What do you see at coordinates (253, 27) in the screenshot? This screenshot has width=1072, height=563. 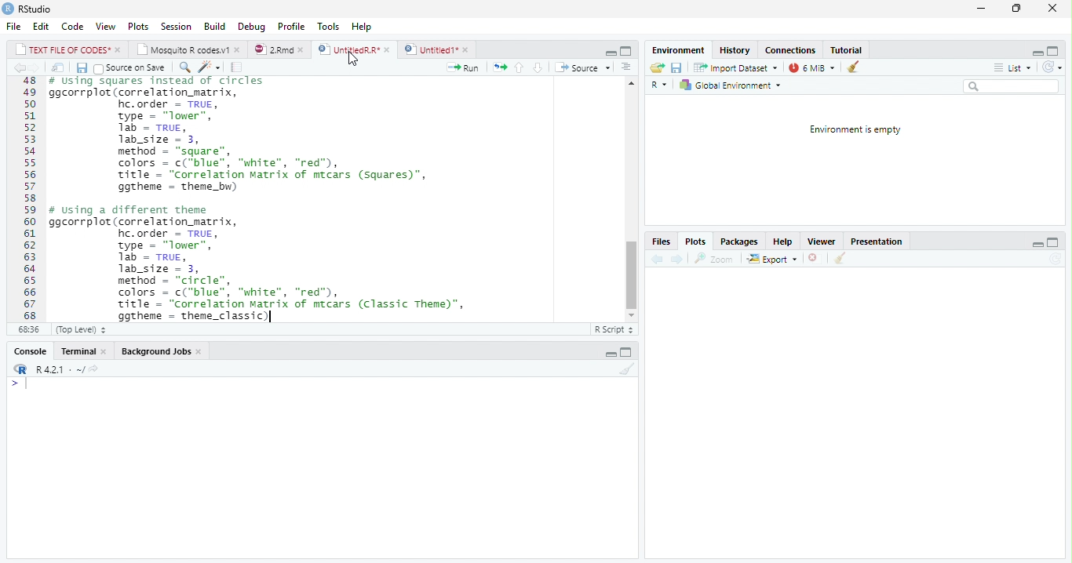 I see `Debug` at bounding box center [253, 27].